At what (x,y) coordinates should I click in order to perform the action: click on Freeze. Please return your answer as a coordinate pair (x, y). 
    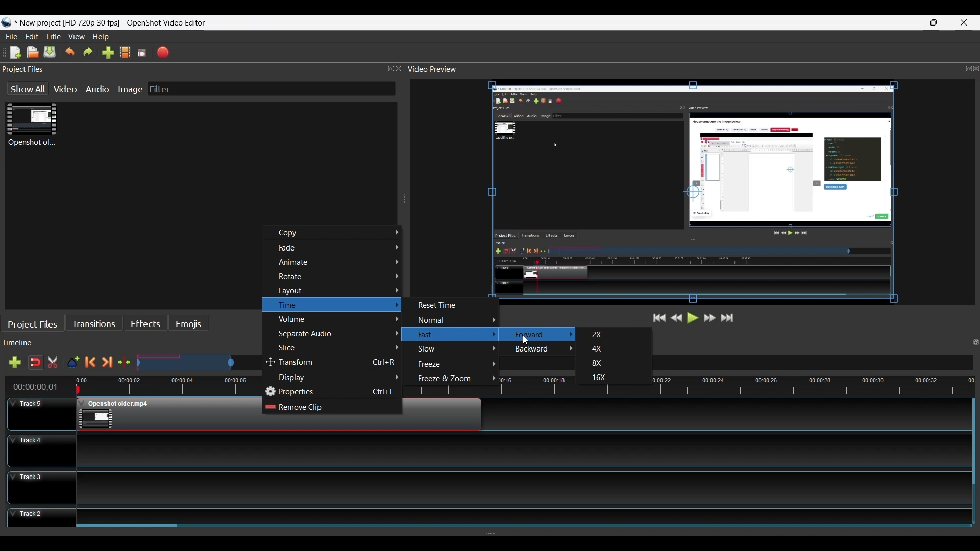
    Looking at the image, I should click on (454, 365).